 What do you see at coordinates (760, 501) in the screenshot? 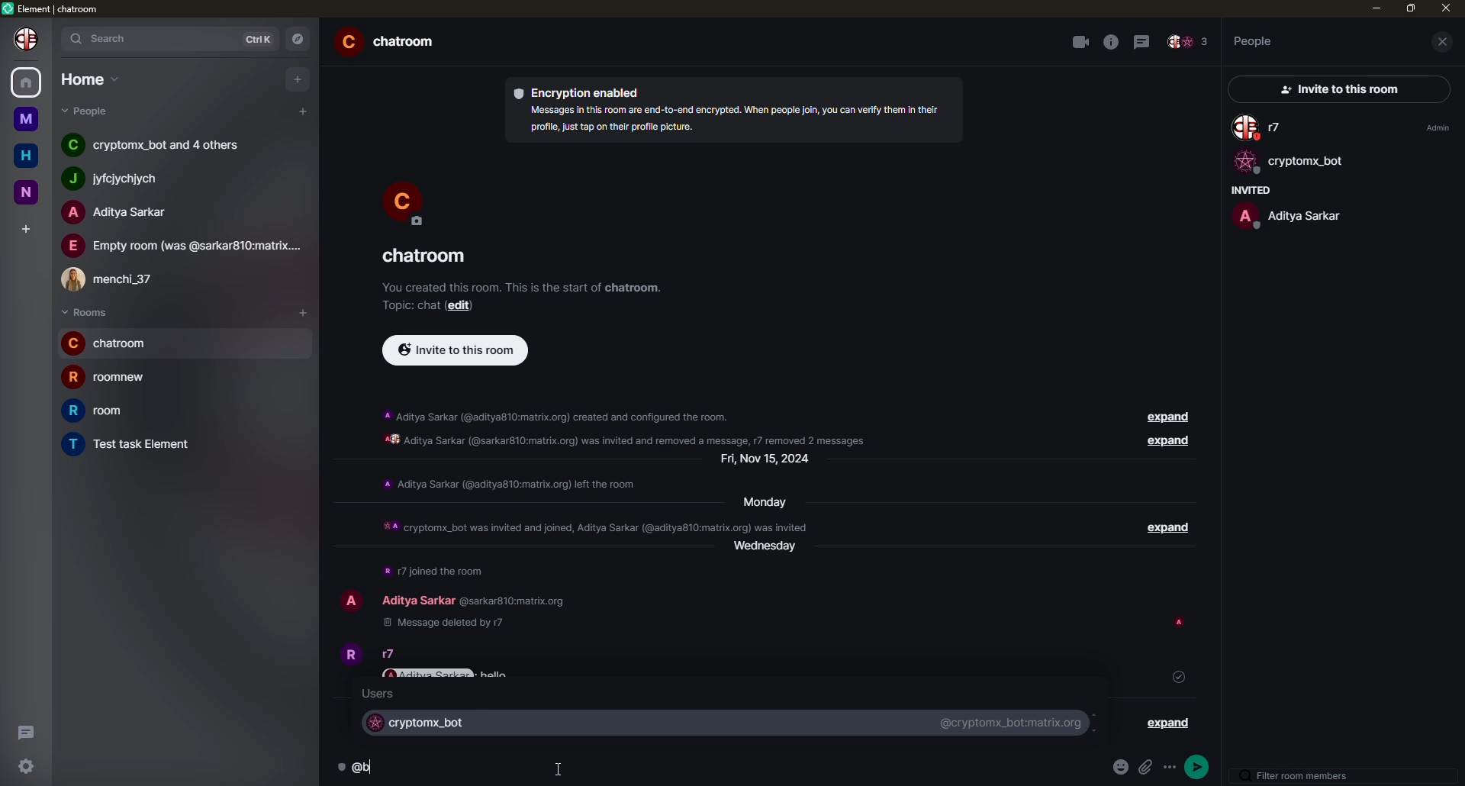
I see `day` at bounding box center [760, 501].